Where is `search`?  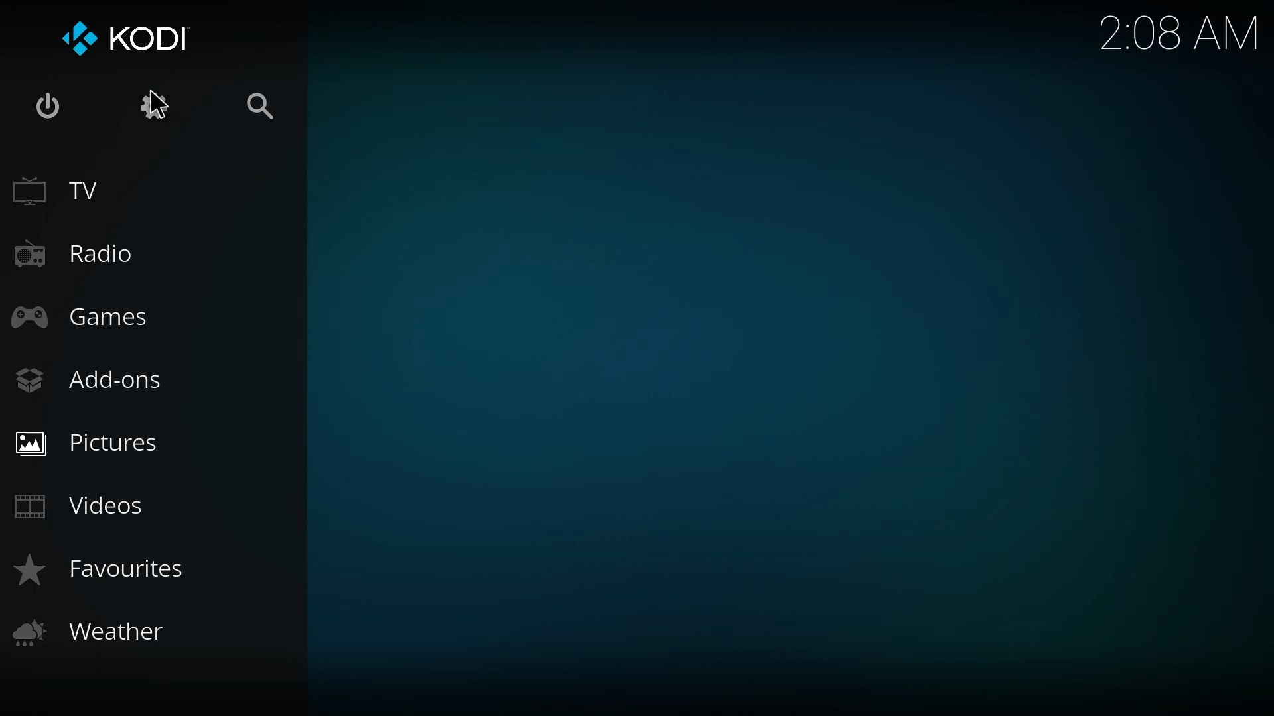 search is located at coordinates (259, 108).